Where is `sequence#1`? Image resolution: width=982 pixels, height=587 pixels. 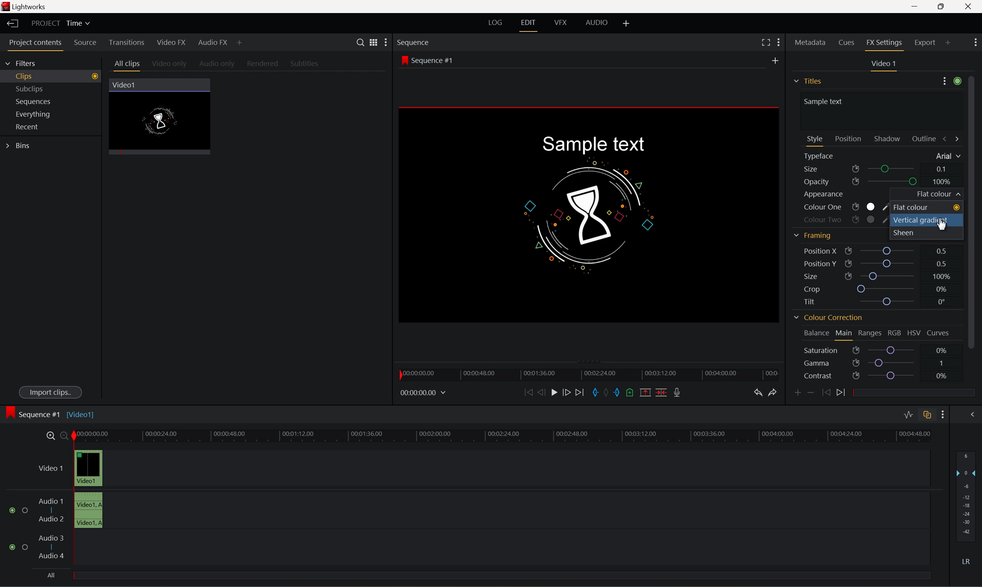
sequence#1 is located at coordinates (41, 413).